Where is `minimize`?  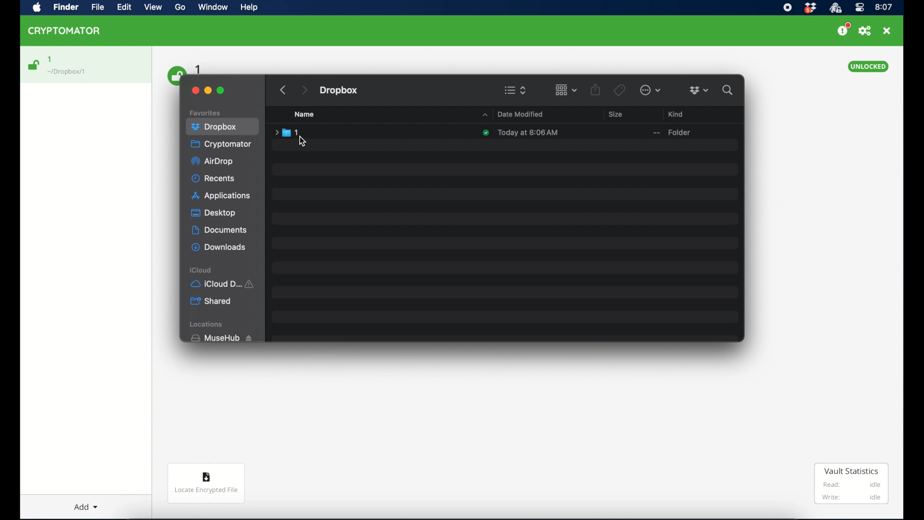 minimize is located at coordinates (209, 90).